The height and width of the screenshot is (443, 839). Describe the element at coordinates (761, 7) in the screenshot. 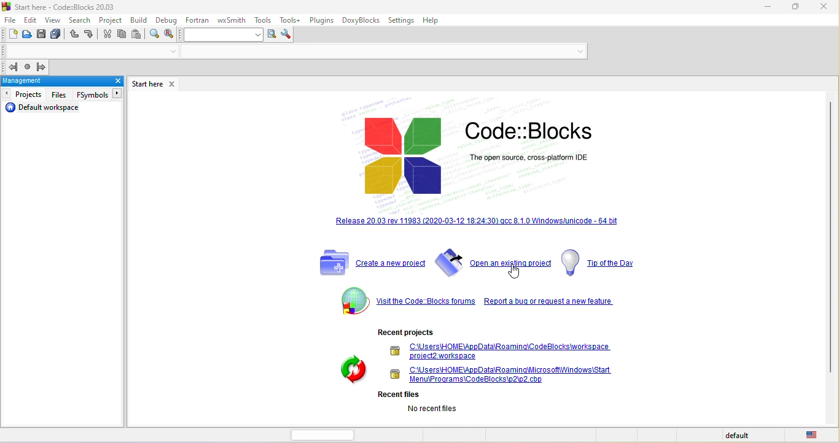

I see `minimize` at that location.